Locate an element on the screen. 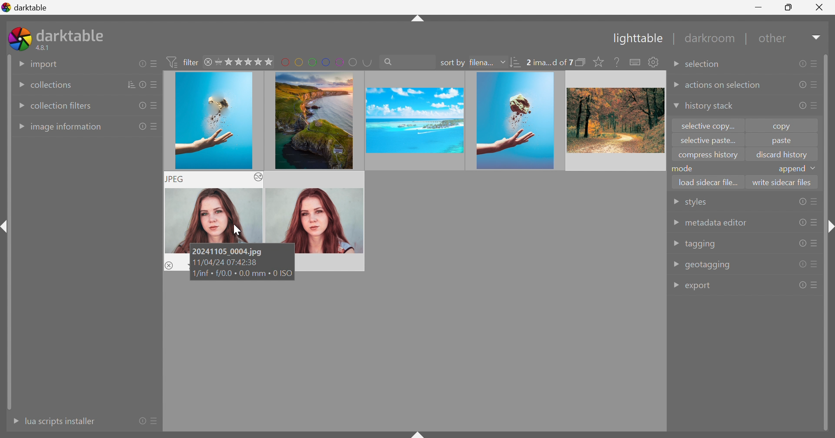  Drop Down is located at coordinates (20, 106).